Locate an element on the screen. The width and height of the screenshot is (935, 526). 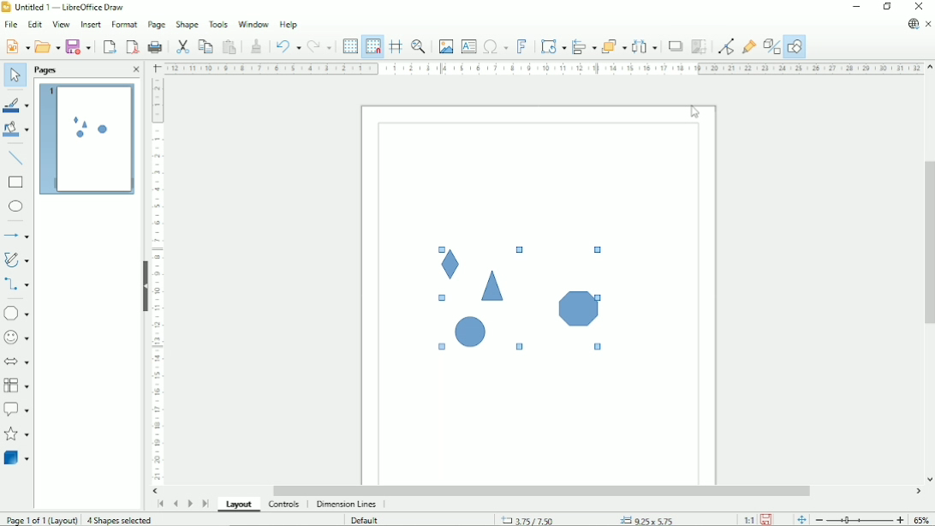
Lines and arrows is located at coordinates (18, 236).